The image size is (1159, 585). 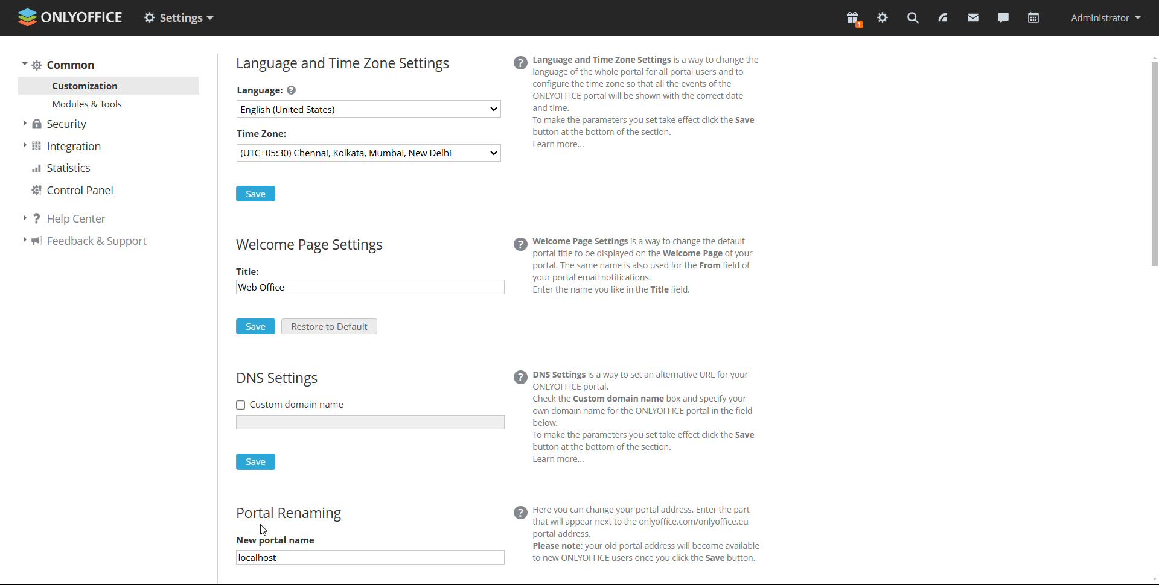 I want to click on save, so click(x=255, y=462).